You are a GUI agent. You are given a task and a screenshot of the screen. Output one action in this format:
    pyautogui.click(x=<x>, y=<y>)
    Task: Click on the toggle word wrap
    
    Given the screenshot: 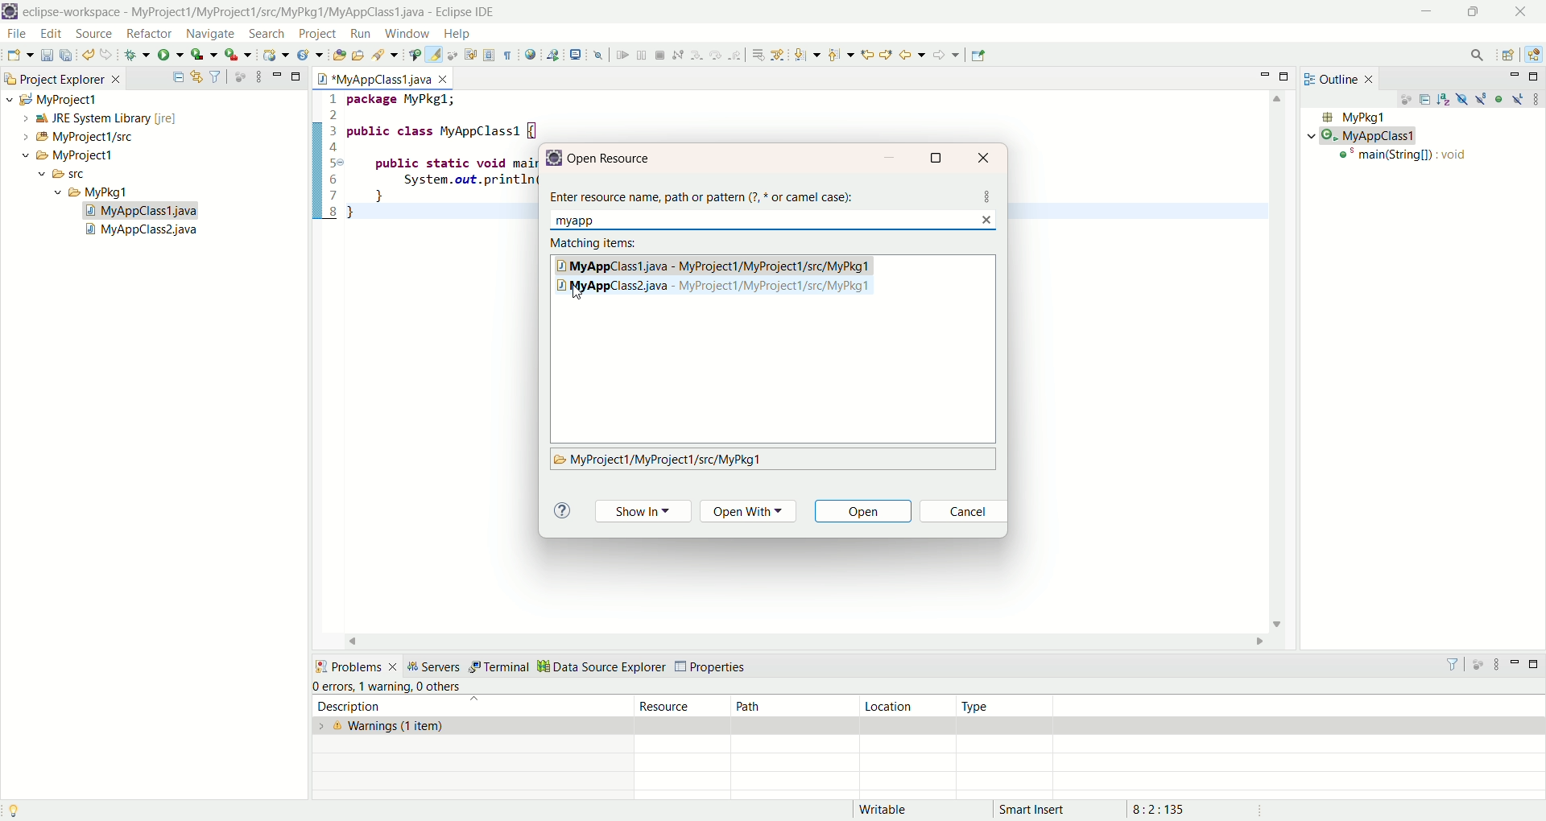 What is the action you would take?
    pyautogui.click(x=477, y=54)
    